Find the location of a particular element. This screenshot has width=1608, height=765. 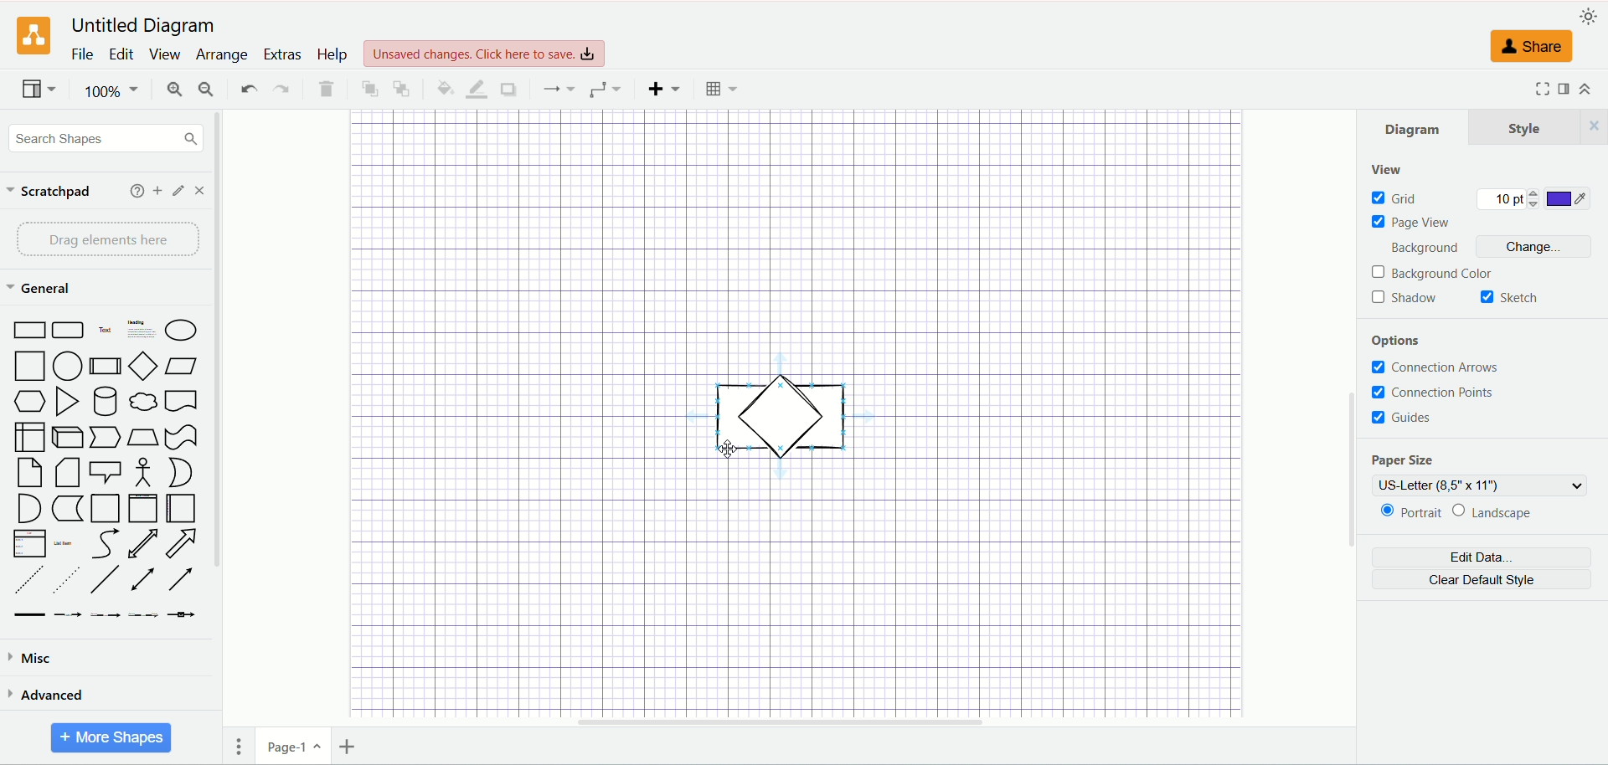

clear default style is located at coordinates (1484, 579).